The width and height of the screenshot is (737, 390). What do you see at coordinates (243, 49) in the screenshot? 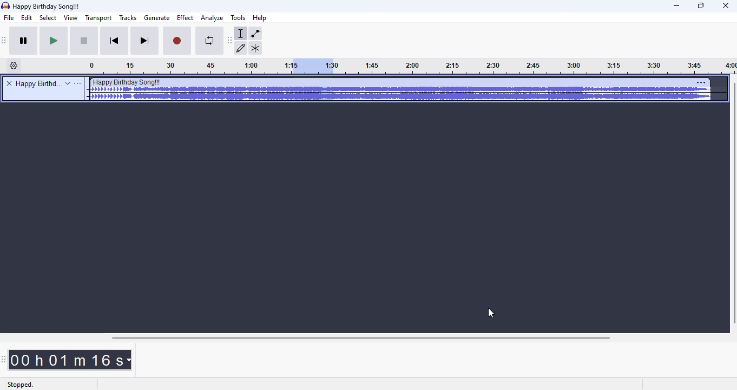
I see `draw tool` at bounding box center [243, 49].